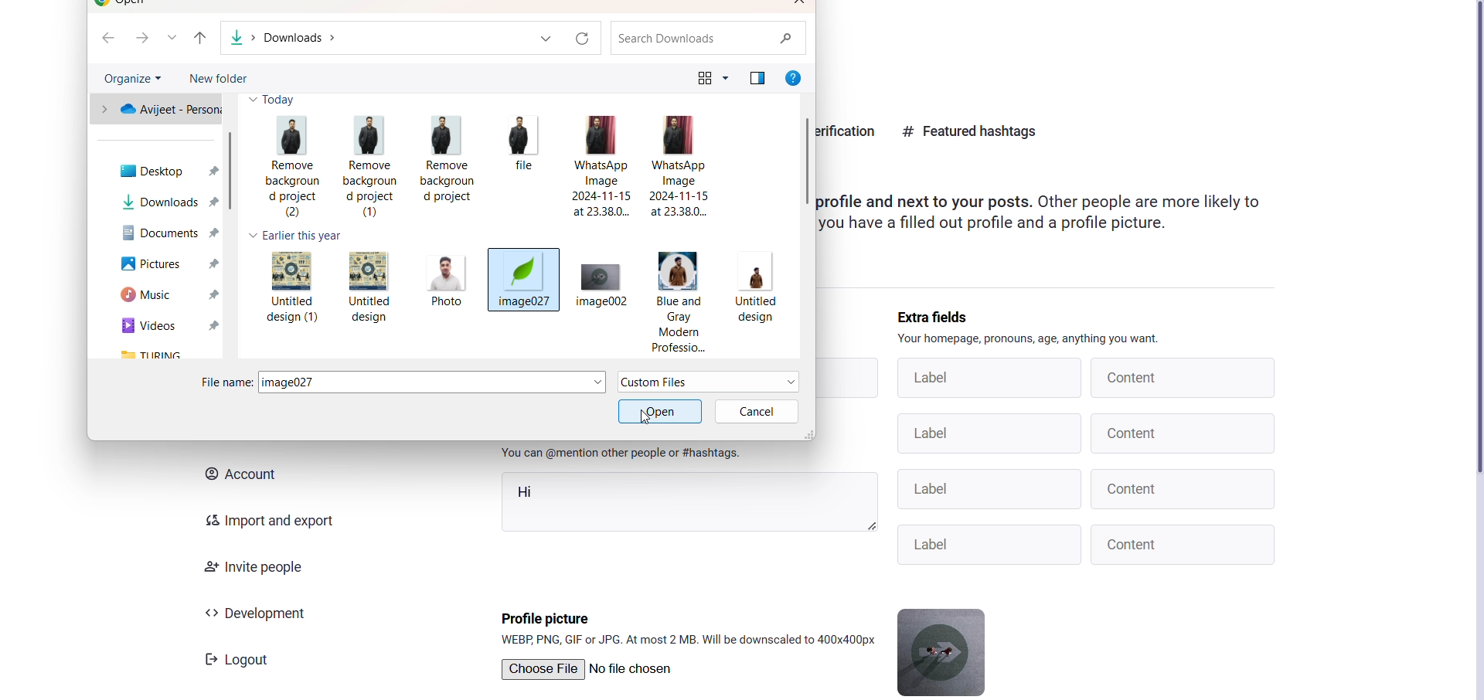  What do you see at coordinates (166, 201) in the screenshot?
I see `downloads` at bounding box center [166, 201].